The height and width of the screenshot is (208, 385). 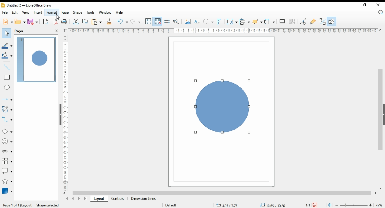 I want to click on edit, so click(x=15, y=12).